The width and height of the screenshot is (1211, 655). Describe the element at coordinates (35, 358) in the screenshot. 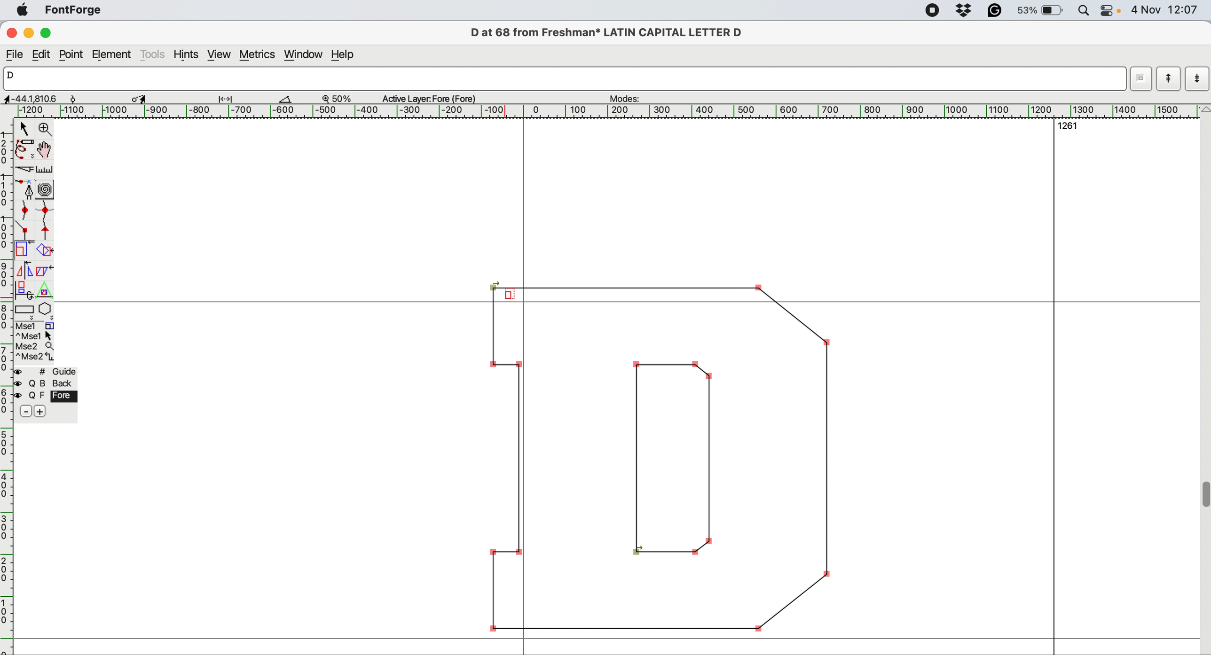

I see `^Mse2` at that location.